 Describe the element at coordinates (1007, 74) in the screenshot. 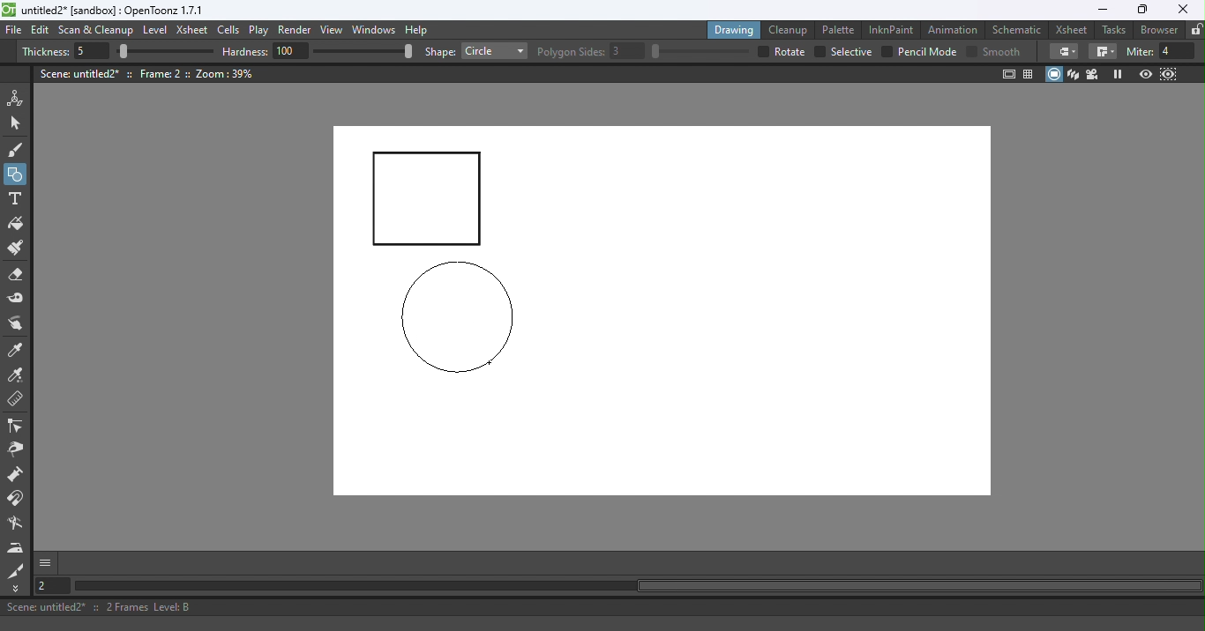

I see `Safe area` at that location.